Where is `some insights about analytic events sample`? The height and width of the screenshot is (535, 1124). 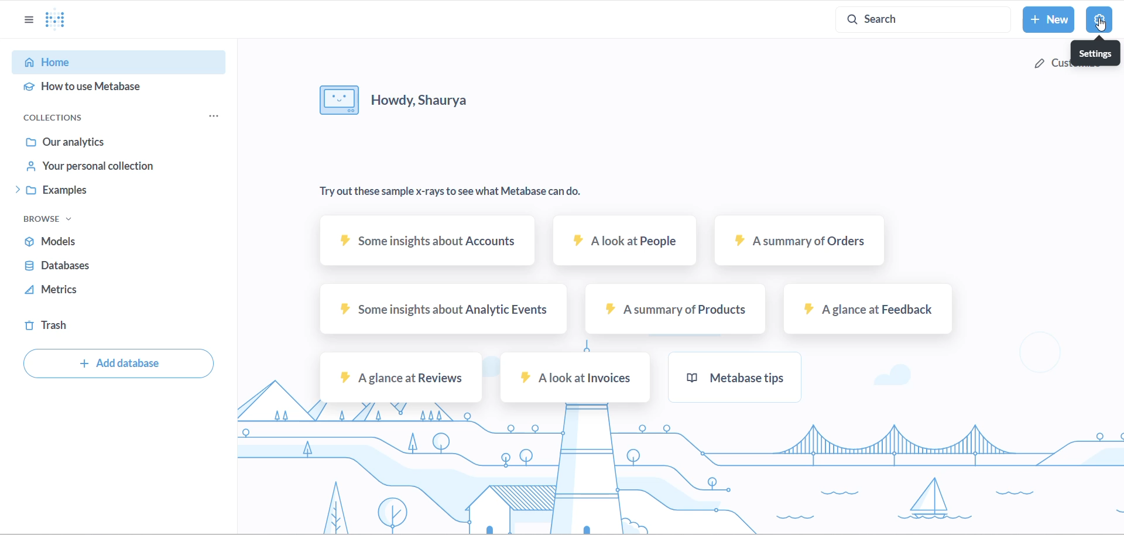
some insights about analytic events sample is located at coordinates (445, 311).